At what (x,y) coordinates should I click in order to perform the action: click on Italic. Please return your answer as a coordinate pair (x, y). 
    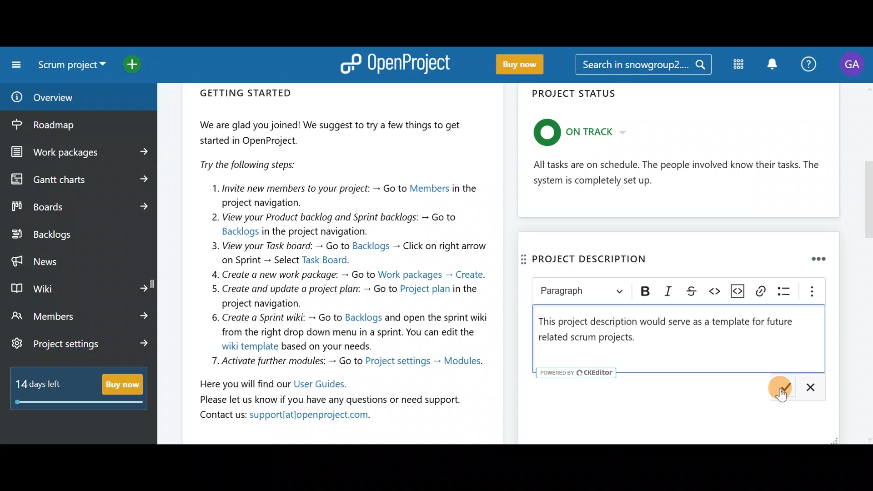
    Looking at the image, I should click on (669, 290).